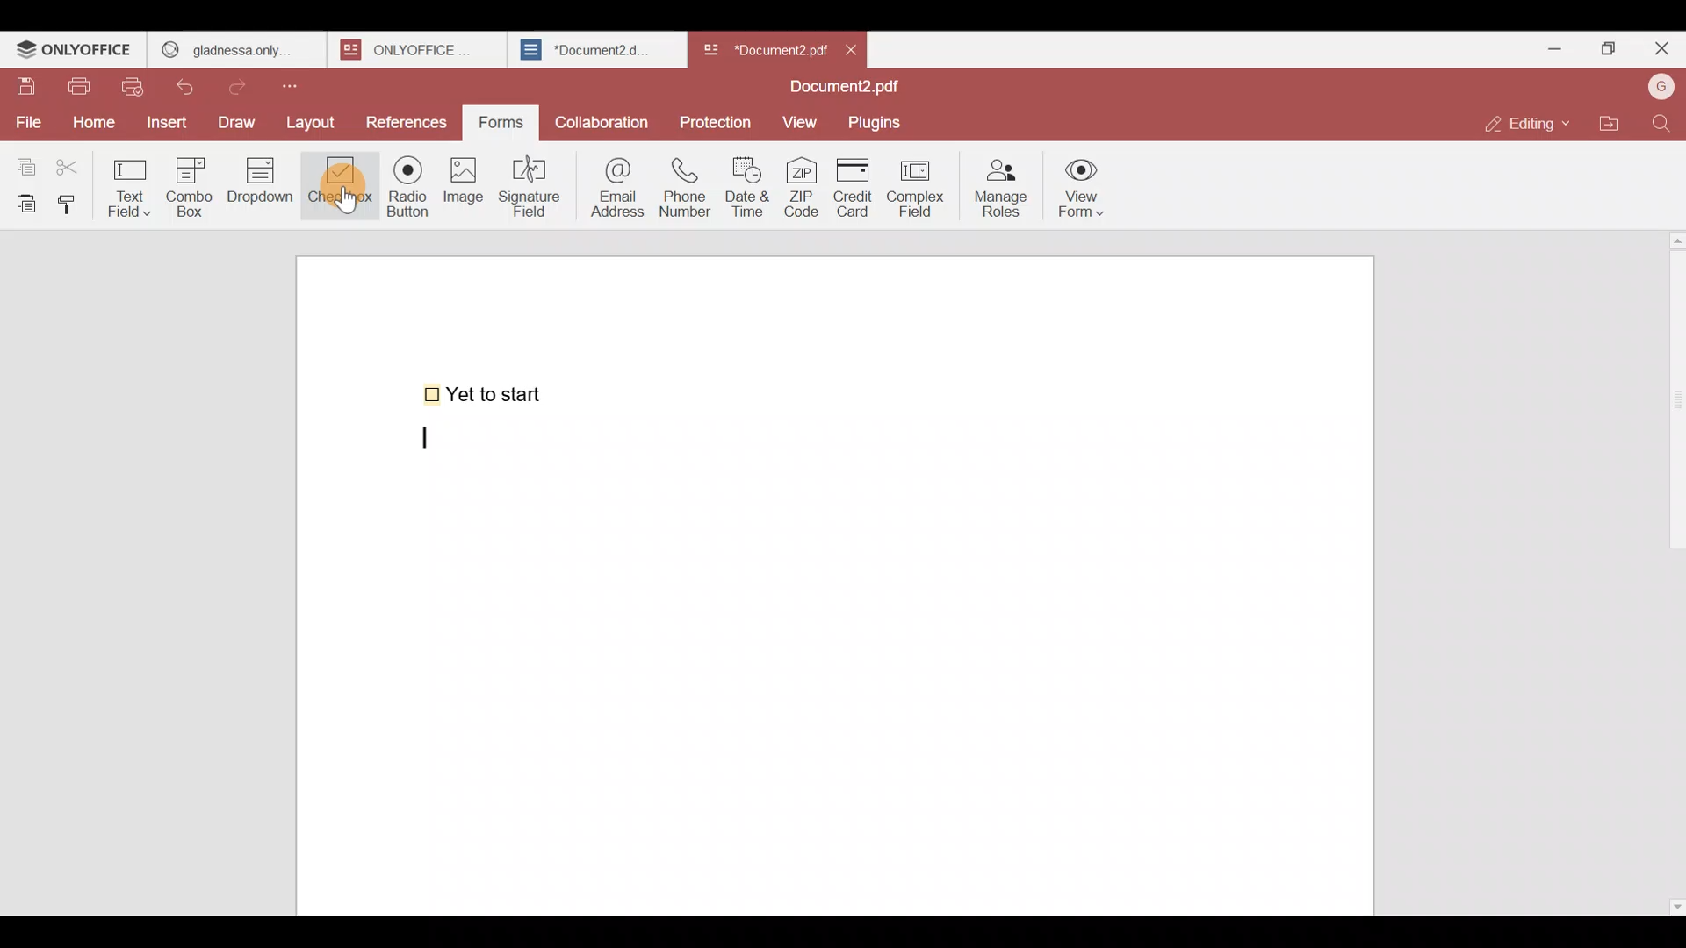  Describe the element at coordinates (1001, 183) in the screenshot. I see `Manage roles` at that location.